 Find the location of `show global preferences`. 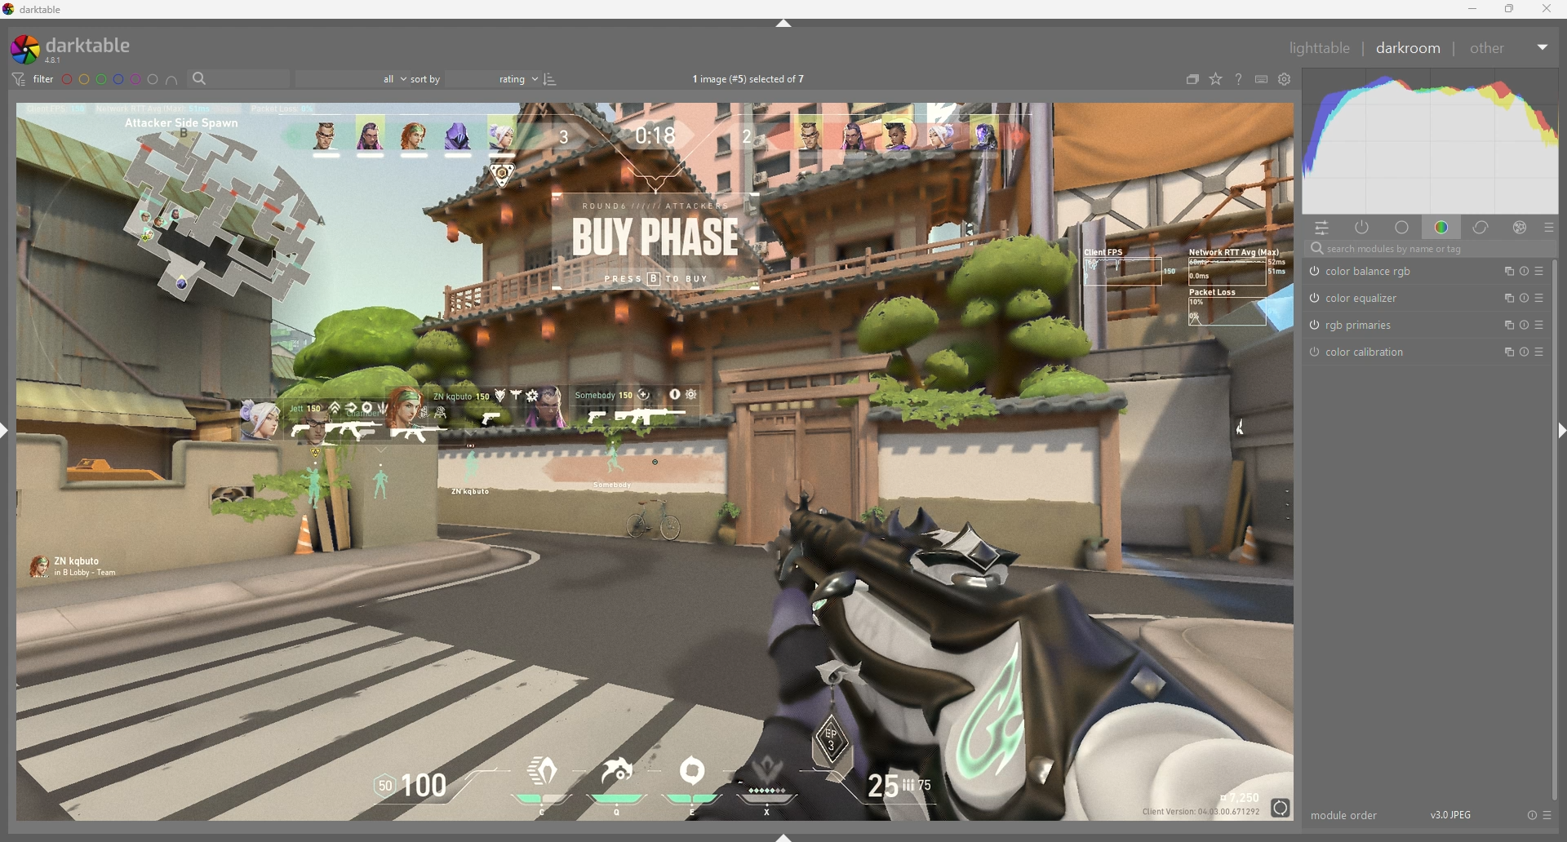

show global preferences is located at coordinates (1285, 79).